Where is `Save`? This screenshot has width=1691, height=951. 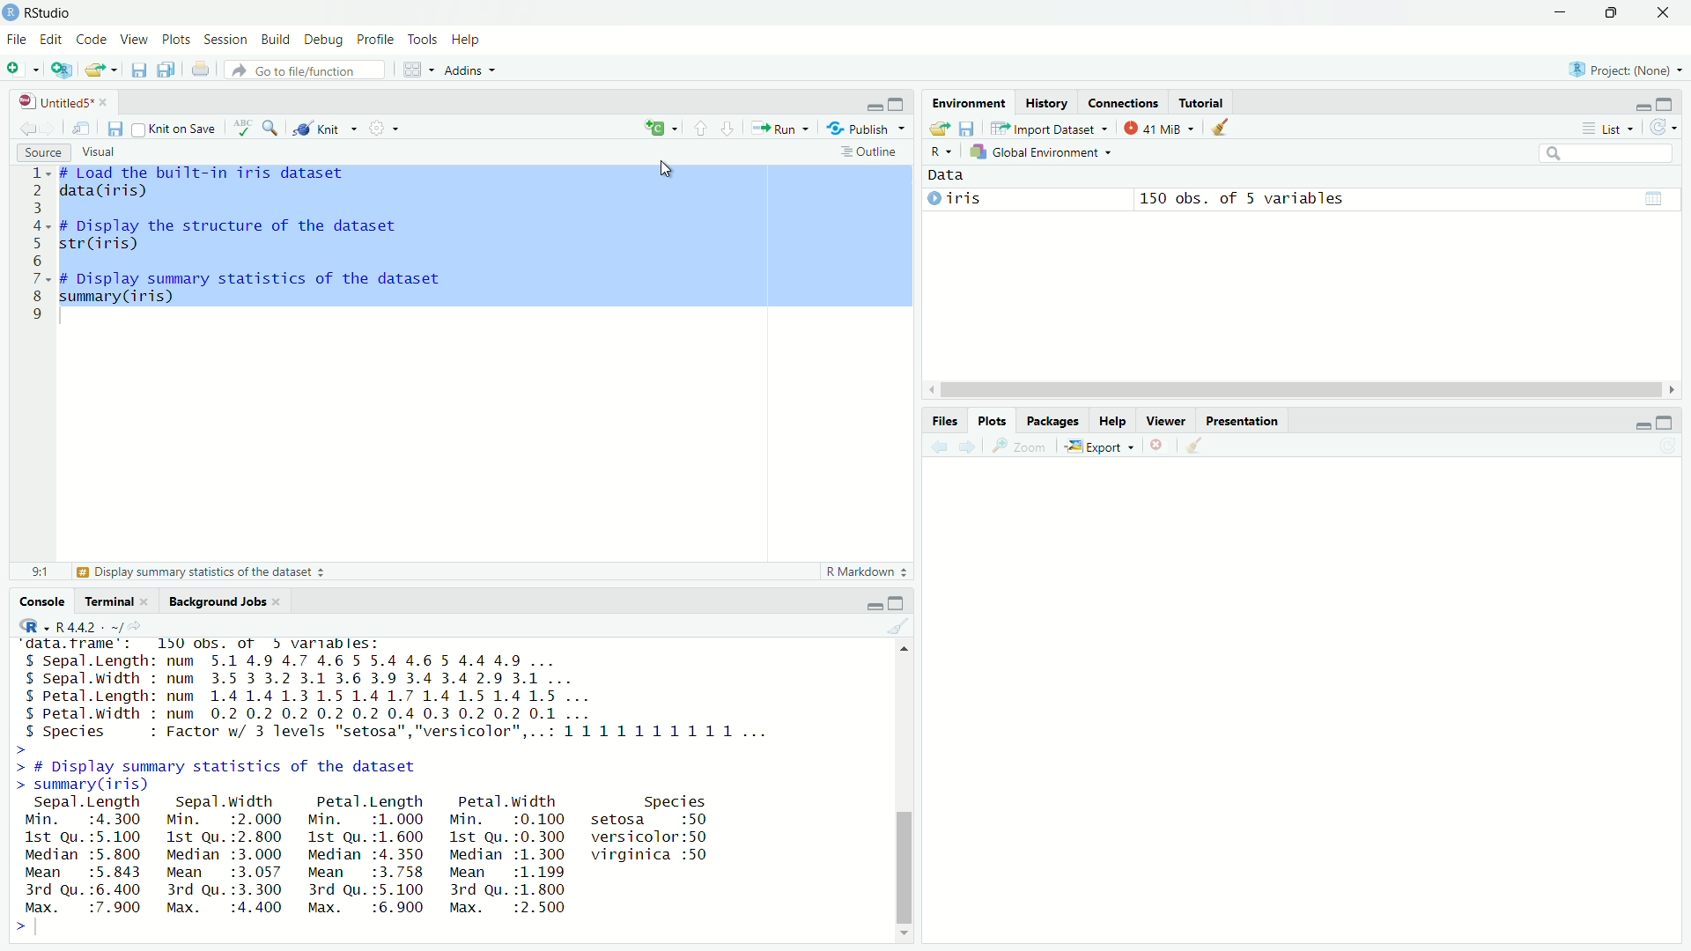 Save is located at coordinates (114, 129).